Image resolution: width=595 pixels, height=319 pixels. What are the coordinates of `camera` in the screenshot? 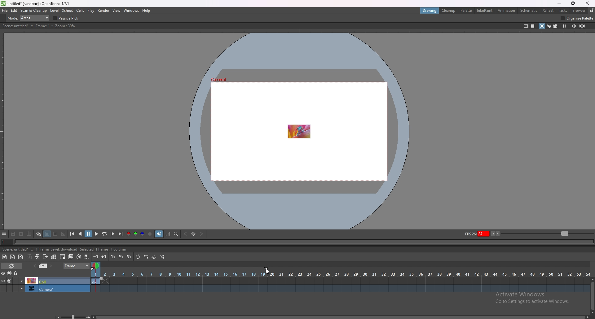 It's located at (45, 288).